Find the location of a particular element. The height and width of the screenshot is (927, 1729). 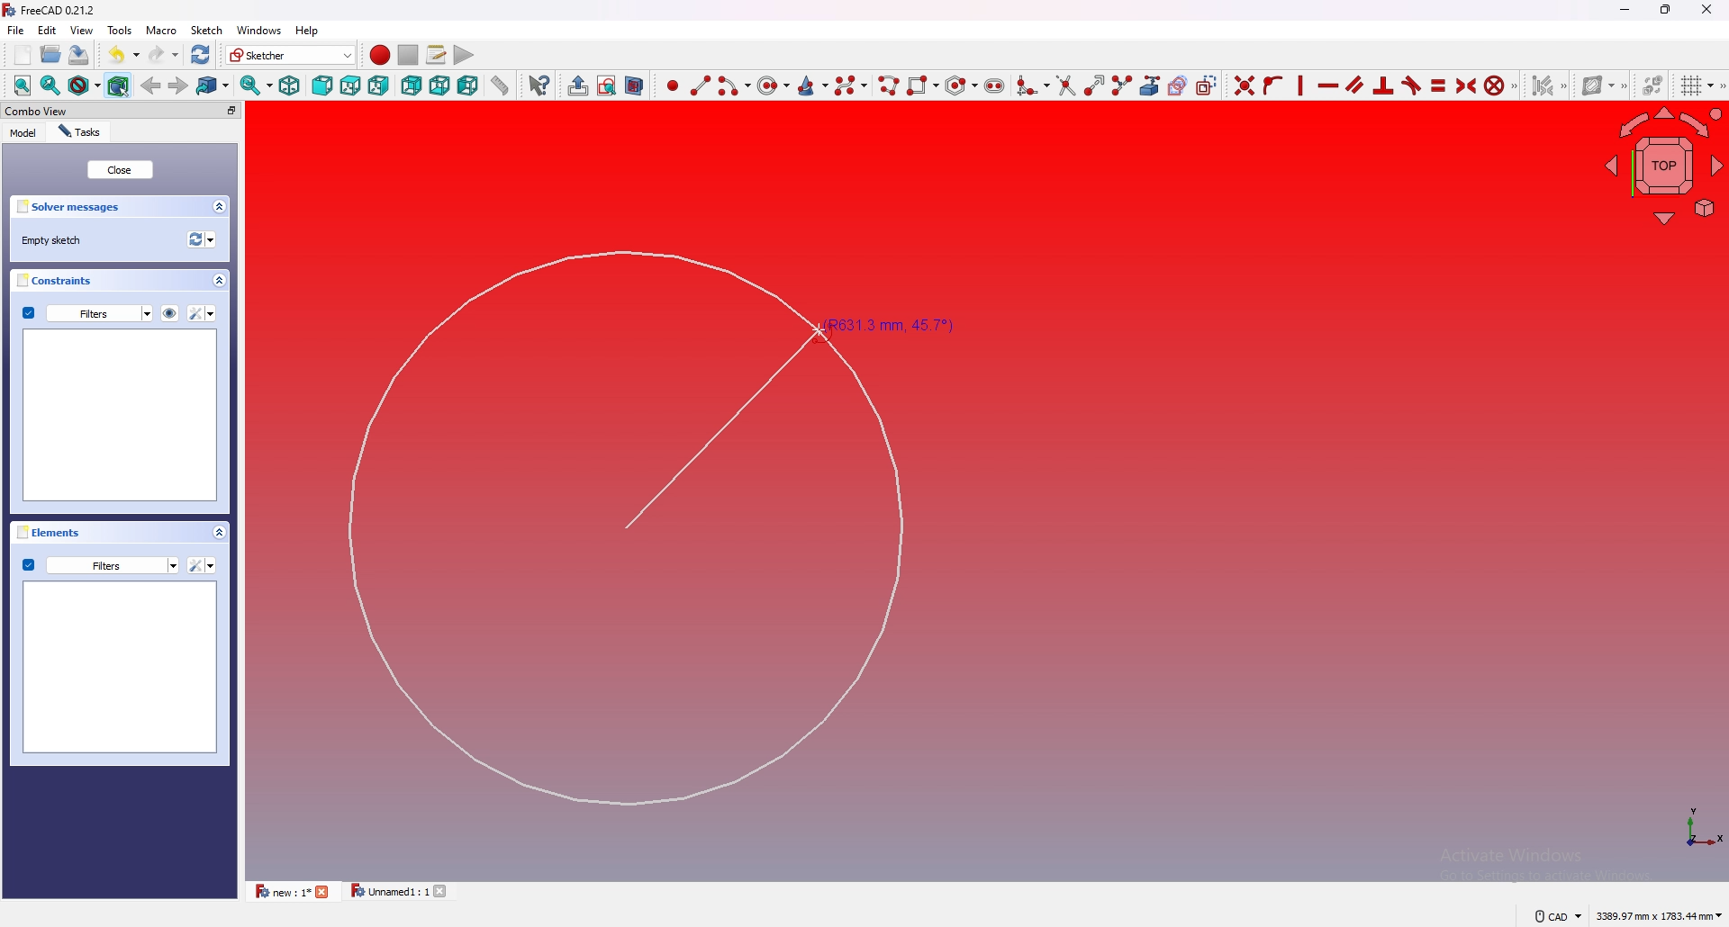

forward is located at coordinates (179, 85).